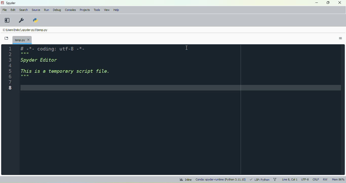  What do you see at coordinates (339, 2) in the screenshot?
I see `close` at bounding box center [339, 2].